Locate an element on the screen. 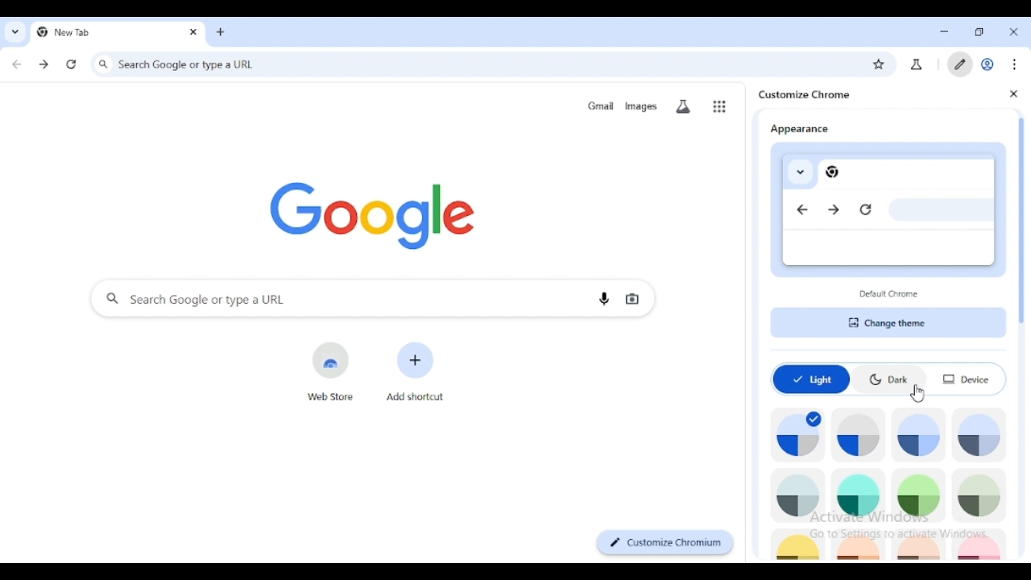 This screenshot has width=1031, height=580. previous is located at coordinates (805, 211).